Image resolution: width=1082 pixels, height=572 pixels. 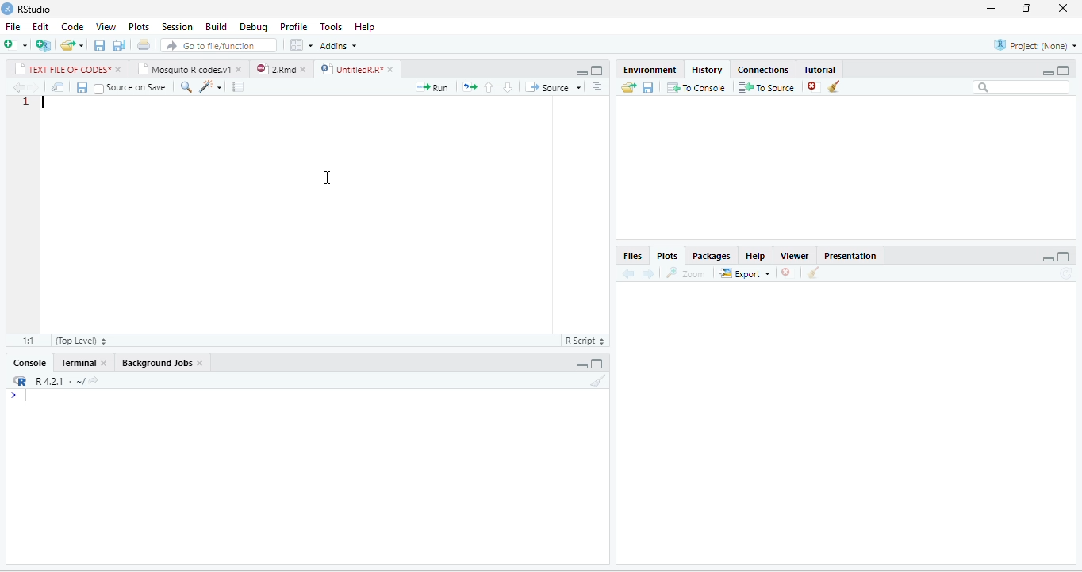 What do you see at coordinates (794, 256) in the screenshot?
I see `Viewer` at bounding box center [794, 256].